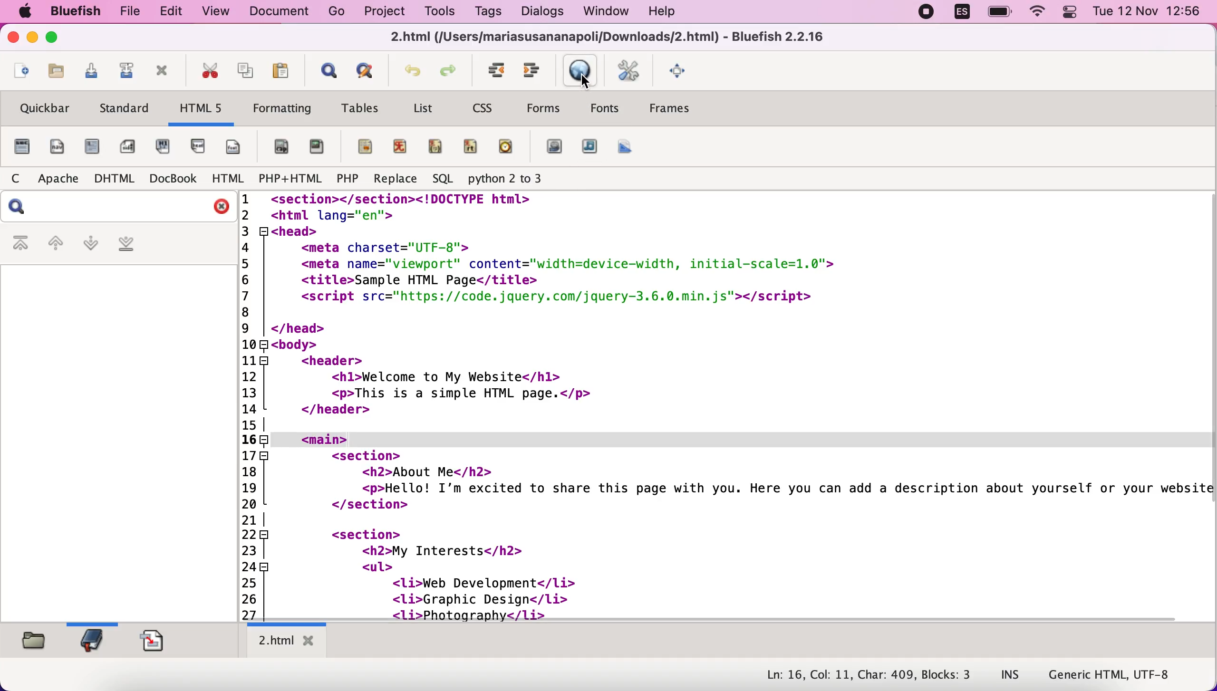 This screenshot has width=1217, height=691. I want to click on bluefish, so click(74, 12).